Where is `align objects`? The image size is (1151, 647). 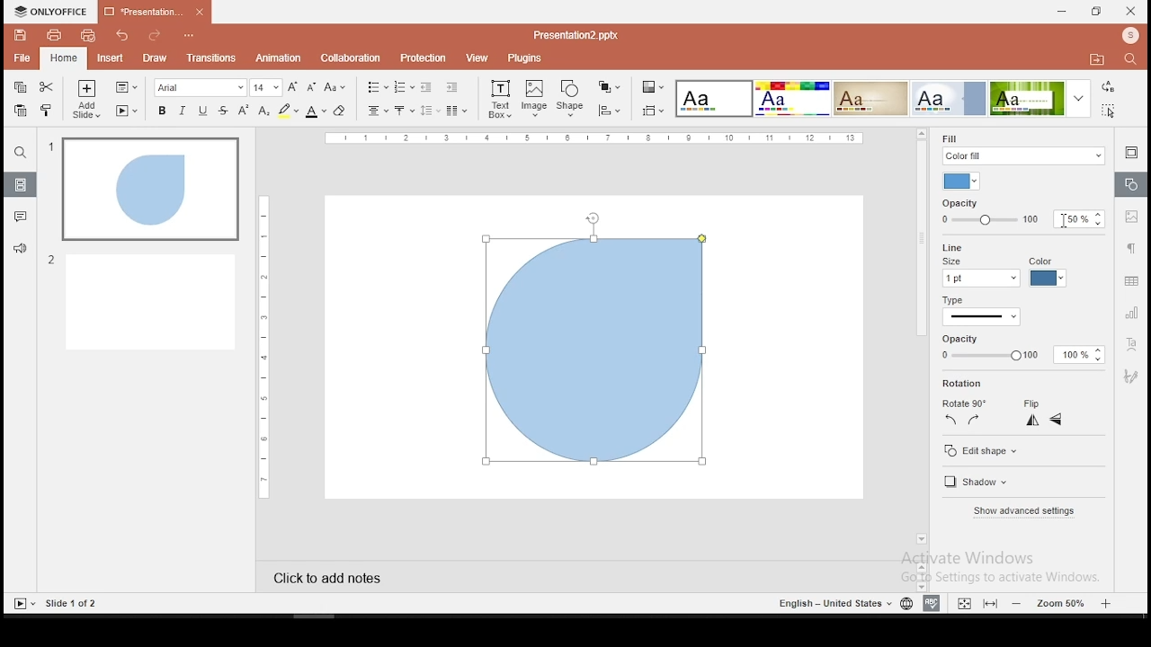 align objects is located at coordinates (609, 111).